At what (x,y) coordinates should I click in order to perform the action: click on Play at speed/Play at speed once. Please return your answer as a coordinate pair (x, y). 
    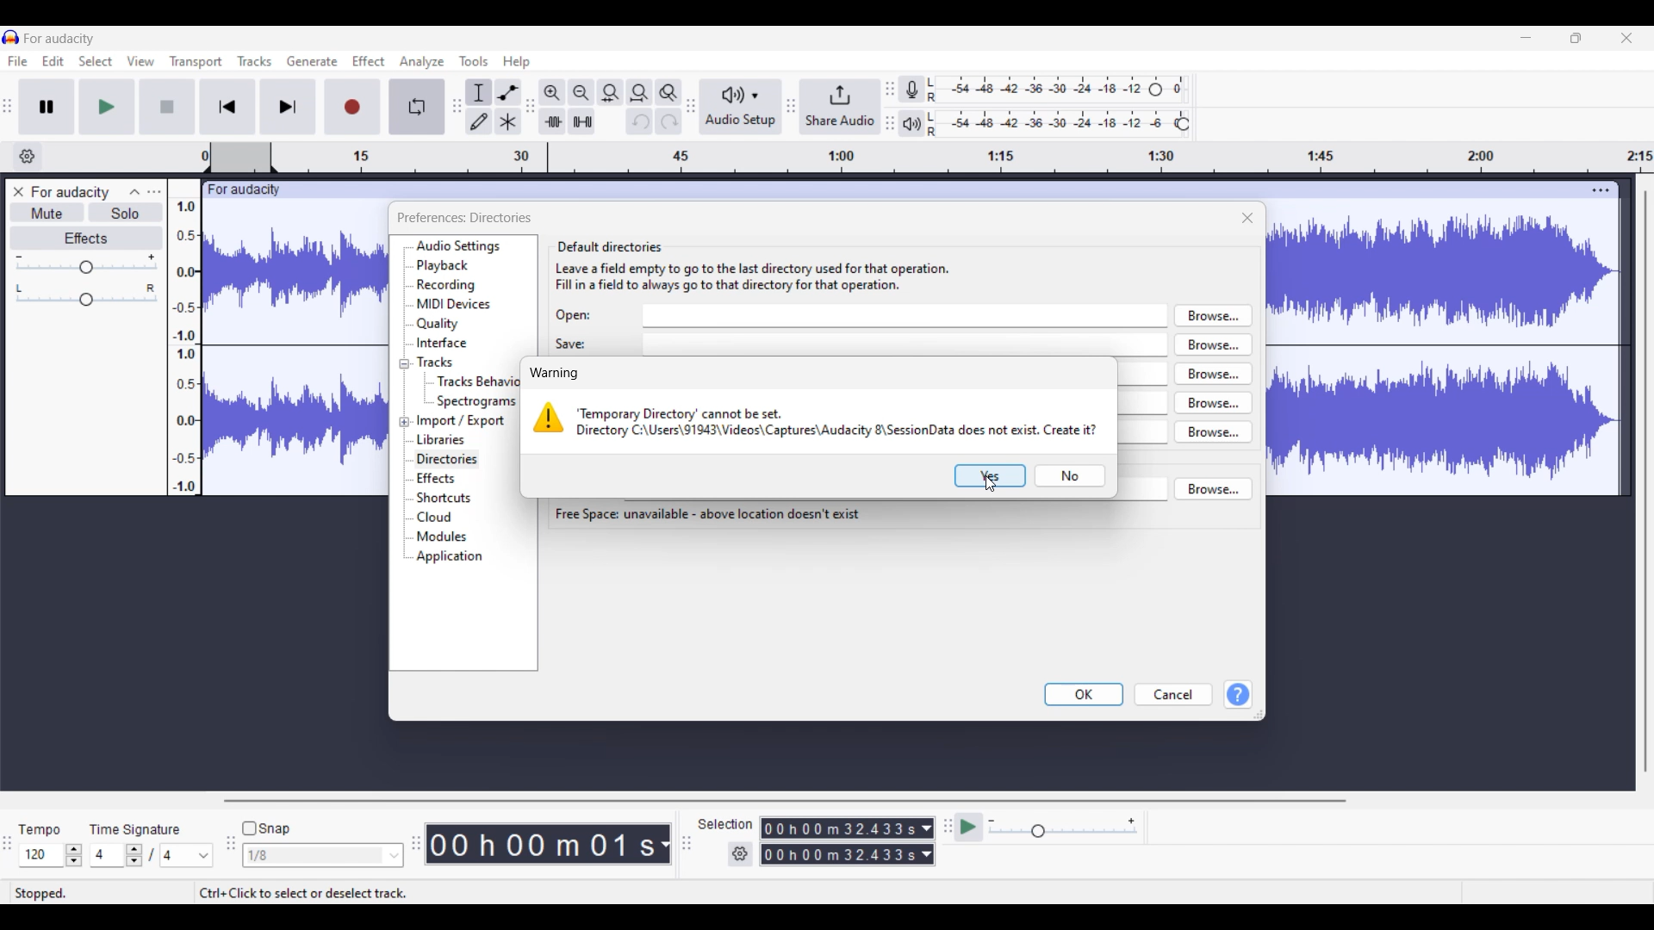
    Looking at the image, I should click on (969, 828).